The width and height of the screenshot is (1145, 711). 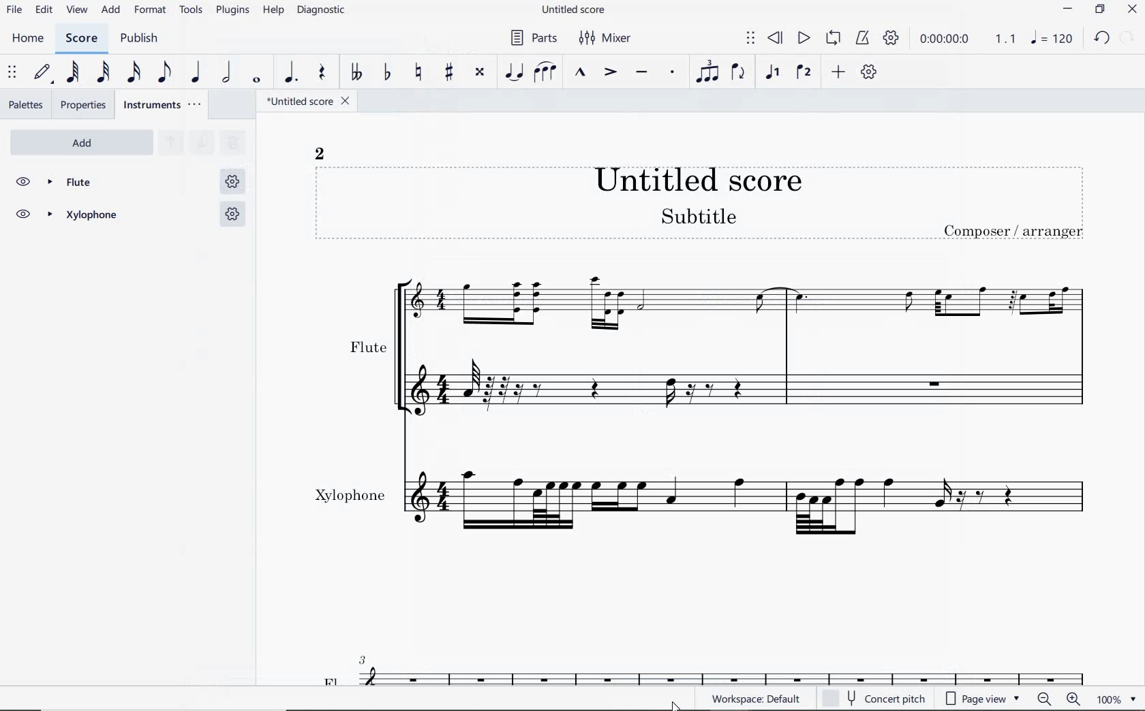 What do you see at coordinates (752, 699) in the screenshot?
I see `workspace default` at bounding box center [752, 699].